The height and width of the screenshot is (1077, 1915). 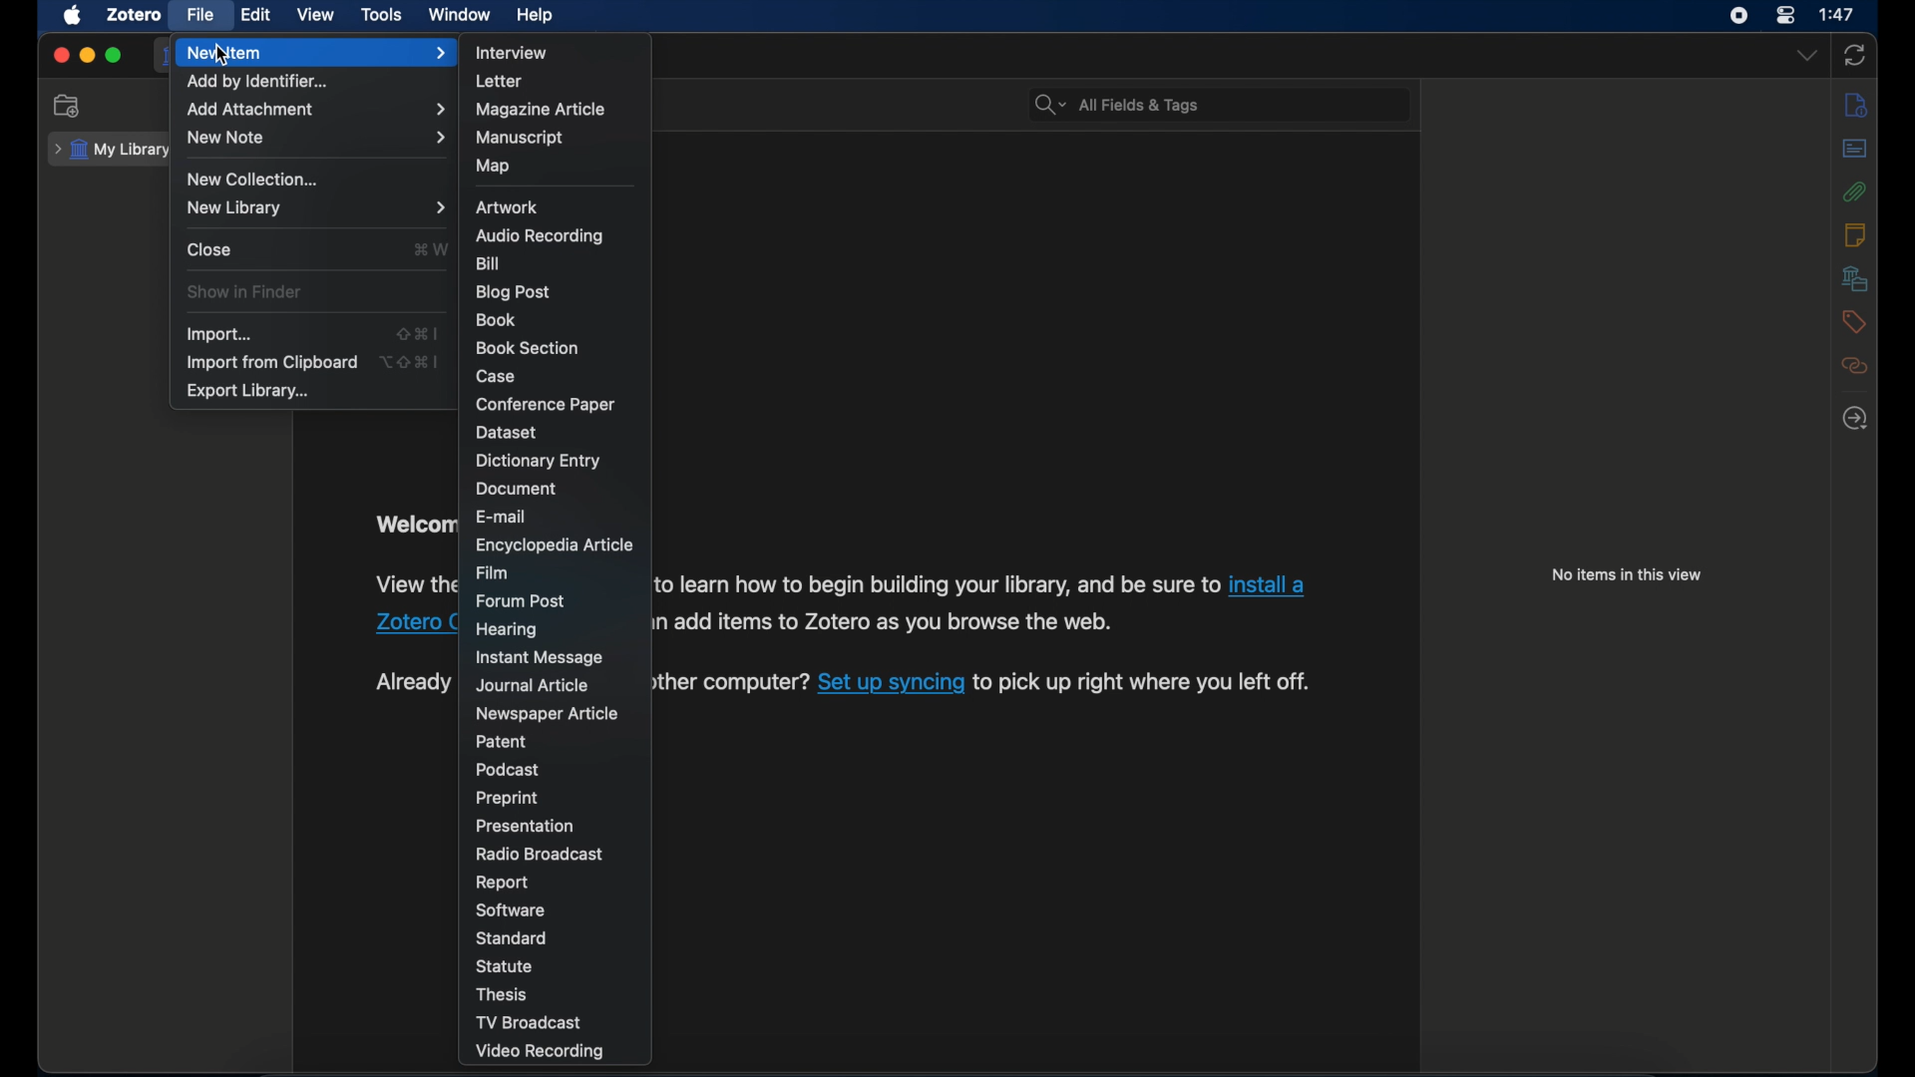 What do you see at coordinates (1855, 105) in the screenshot?
I see `info` at bounding box center [1855, 105].